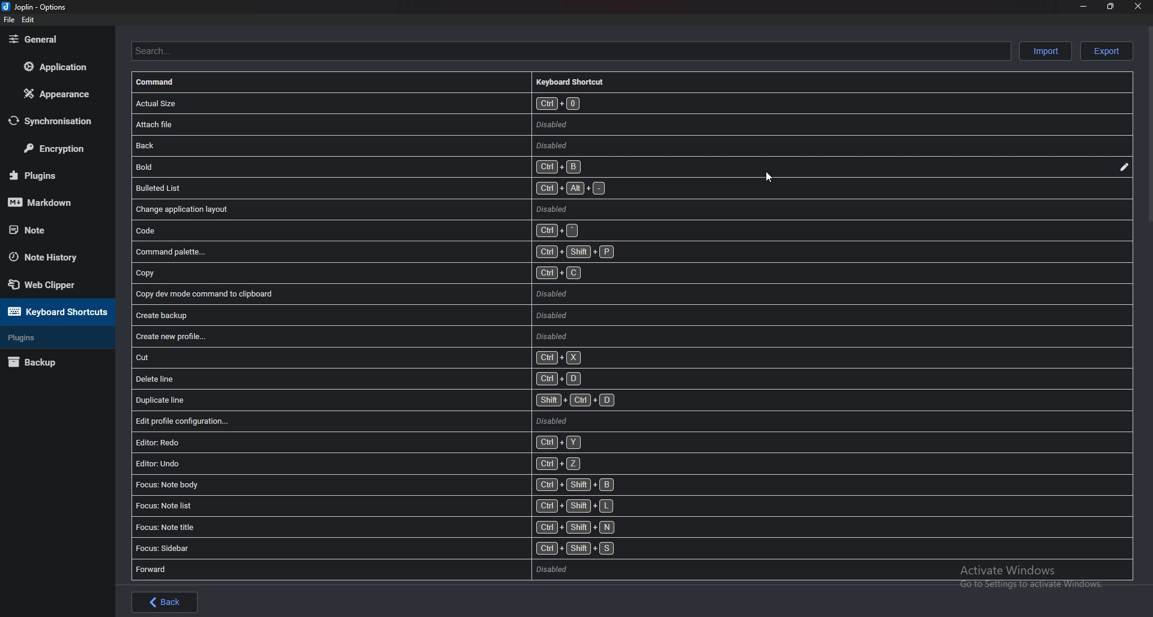 The height and width of the screenshot is (617, 1153). What do you see at coordinates (356, 569) in the screenshot?
I see `Forward Disabled` at bounding box center [356, 569].